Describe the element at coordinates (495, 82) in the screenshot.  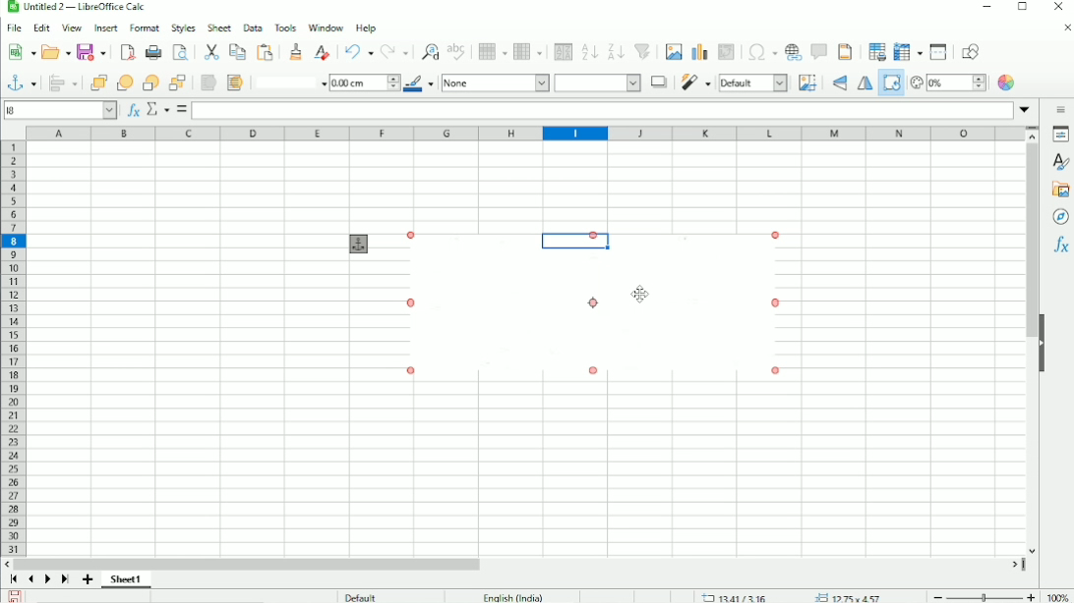
I see `None` at that location.